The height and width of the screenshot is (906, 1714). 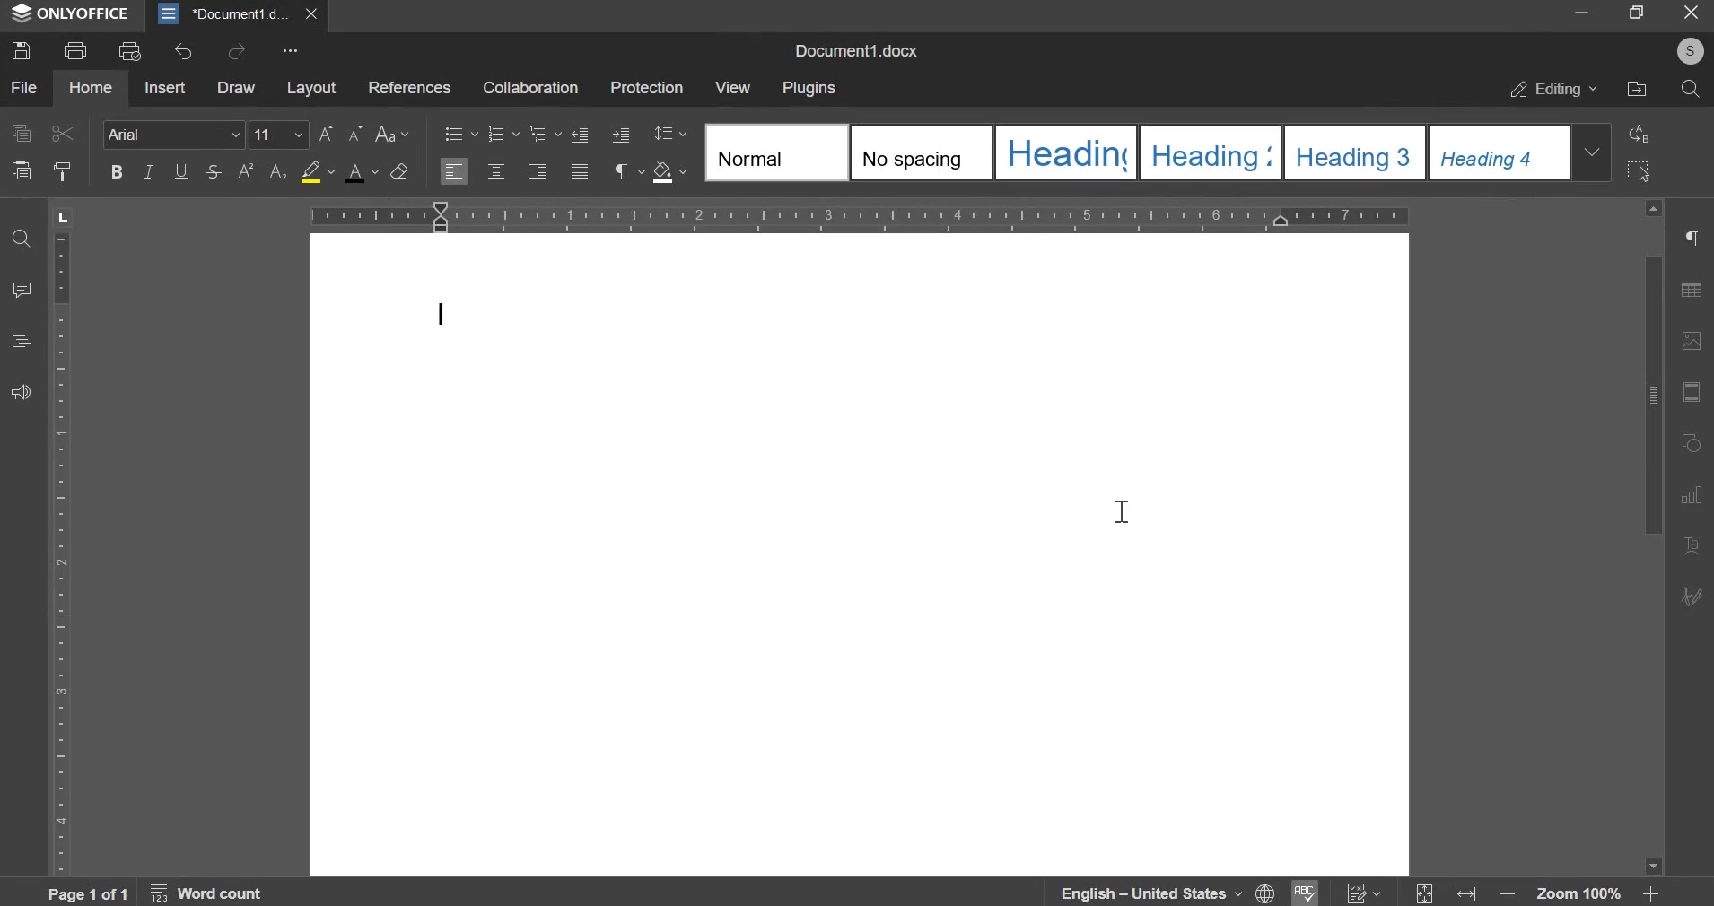 I want to click on text color, so click(x=363, y=172).